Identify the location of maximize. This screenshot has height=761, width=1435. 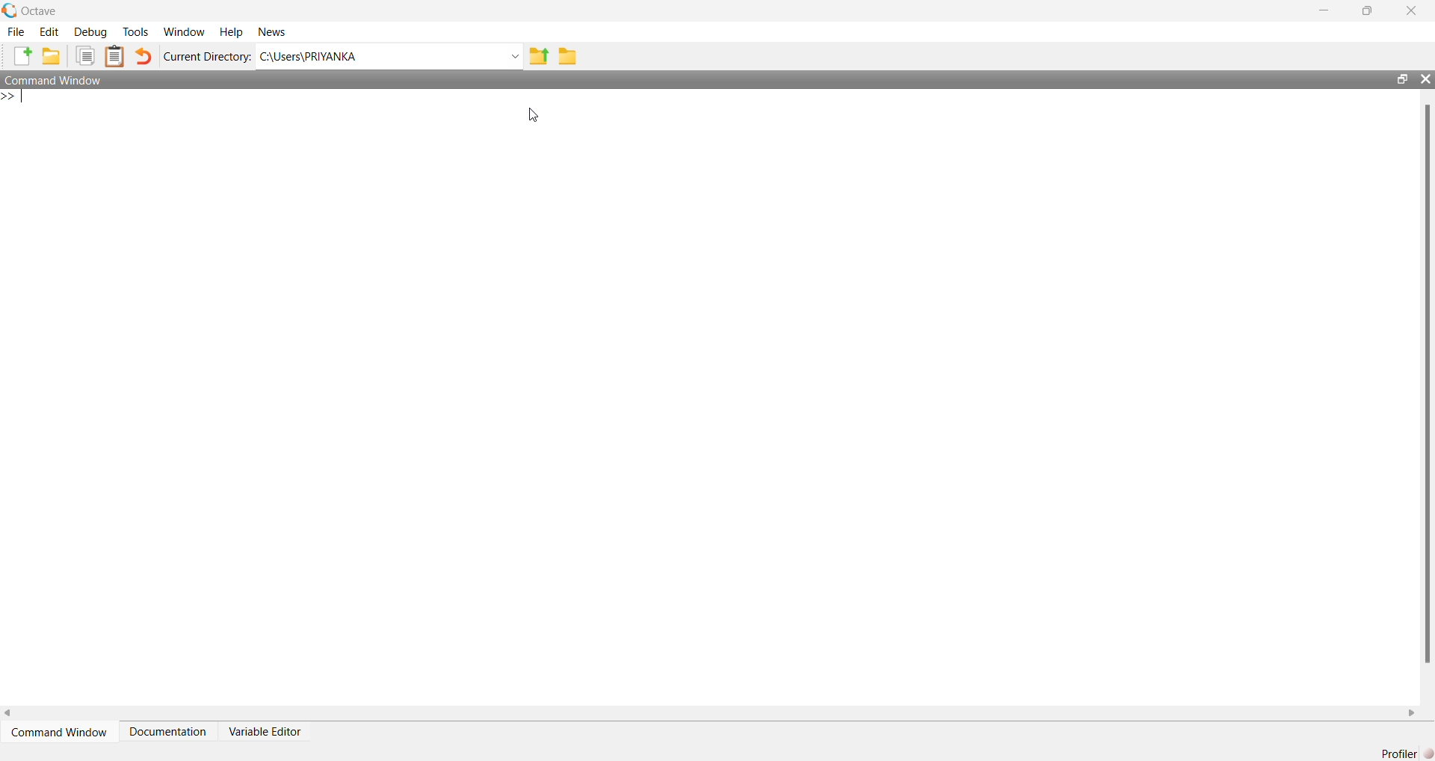
(1398, 78).